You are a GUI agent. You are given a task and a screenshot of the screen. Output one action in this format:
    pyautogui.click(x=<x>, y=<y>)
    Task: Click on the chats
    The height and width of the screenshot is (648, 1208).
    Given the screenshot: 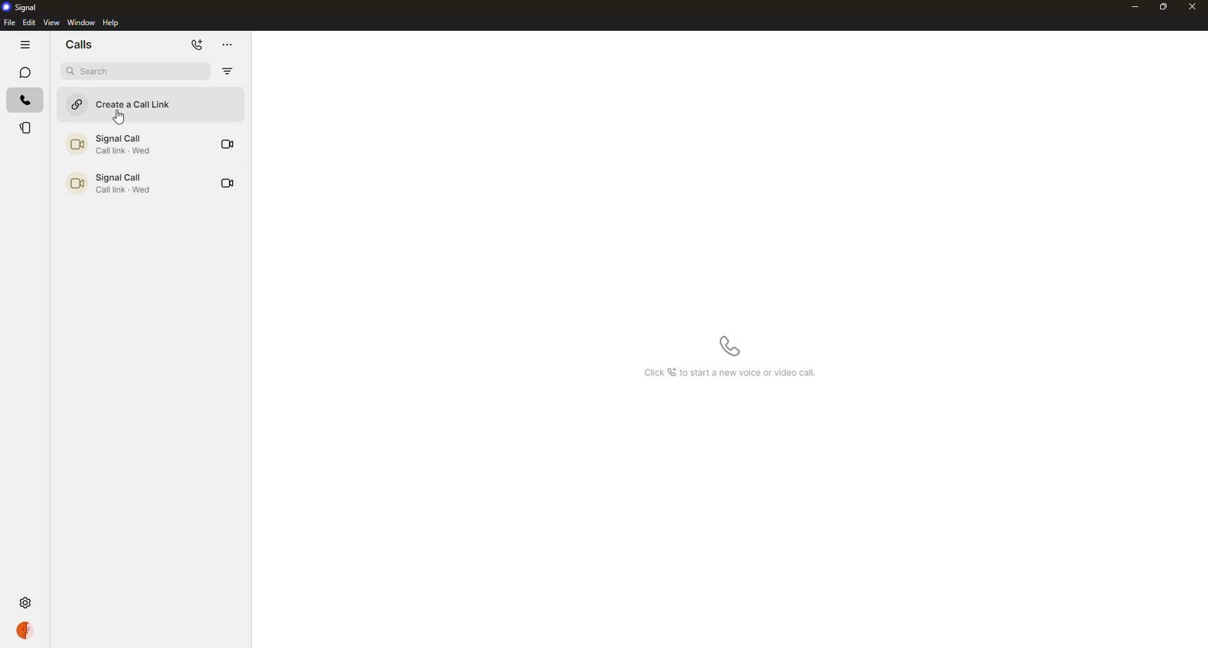 What is the action you would take?
    pyautogui.click(x=25, y=72)
    